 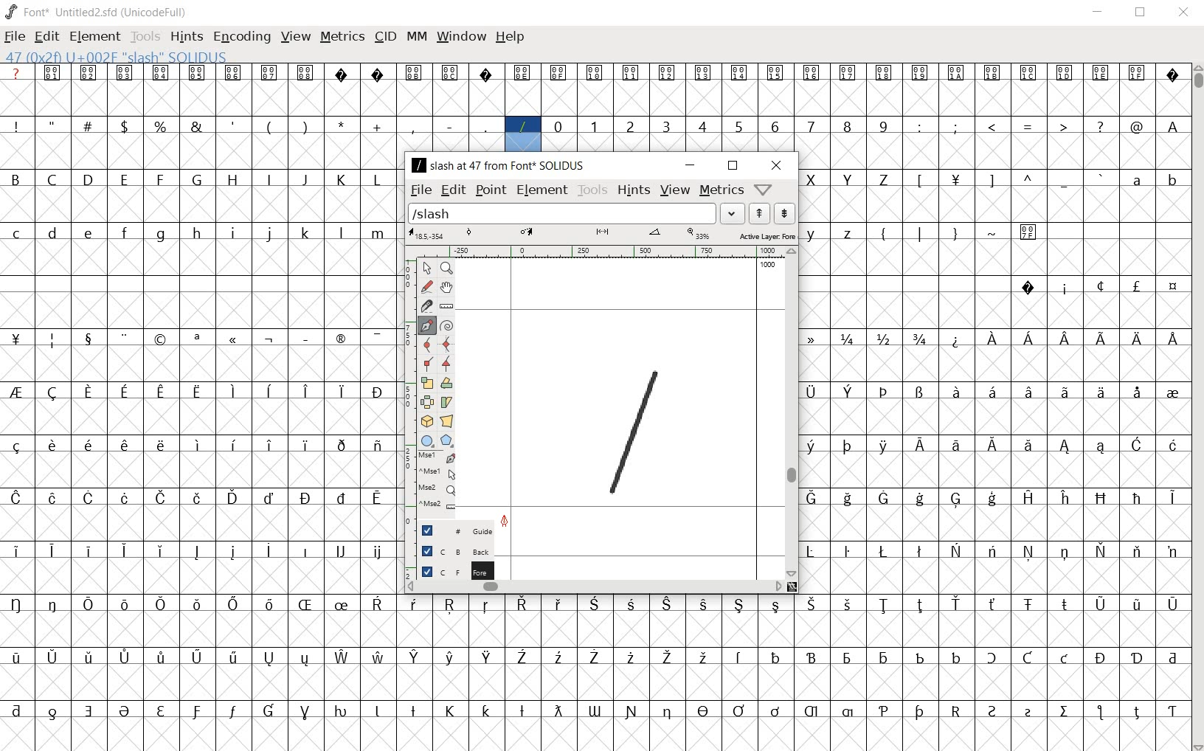 What do you see at coordinates (199, 153) in the screenshot?
I see `empty cells` at bounding box center [199, 153].